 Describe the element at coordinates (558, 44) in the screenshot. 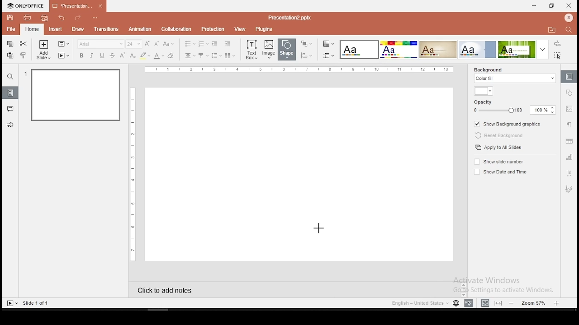

I see `replace` at that location.